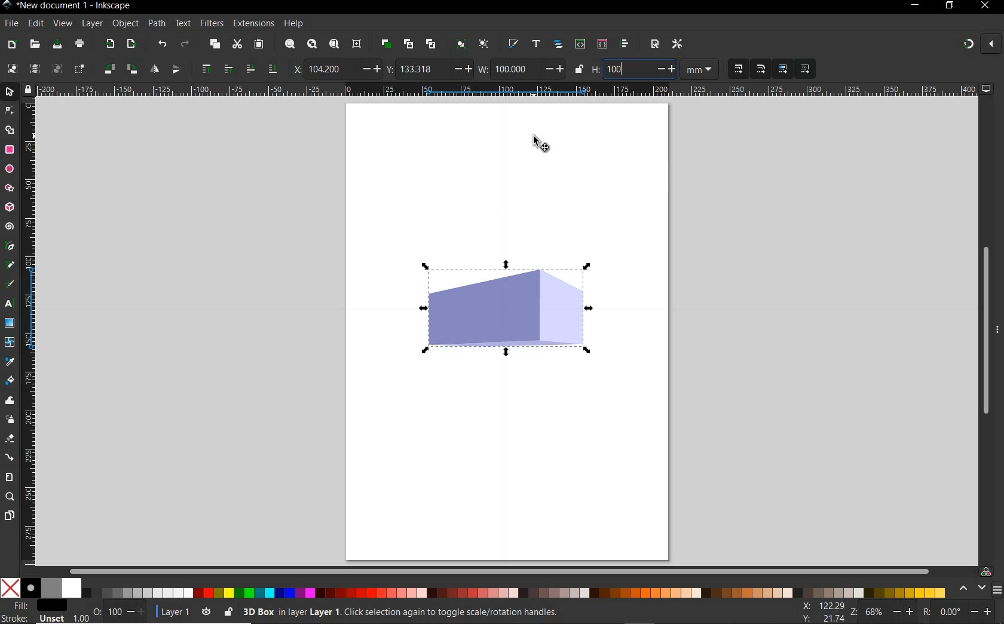  I want to click on selector tool, so click(545, 146).